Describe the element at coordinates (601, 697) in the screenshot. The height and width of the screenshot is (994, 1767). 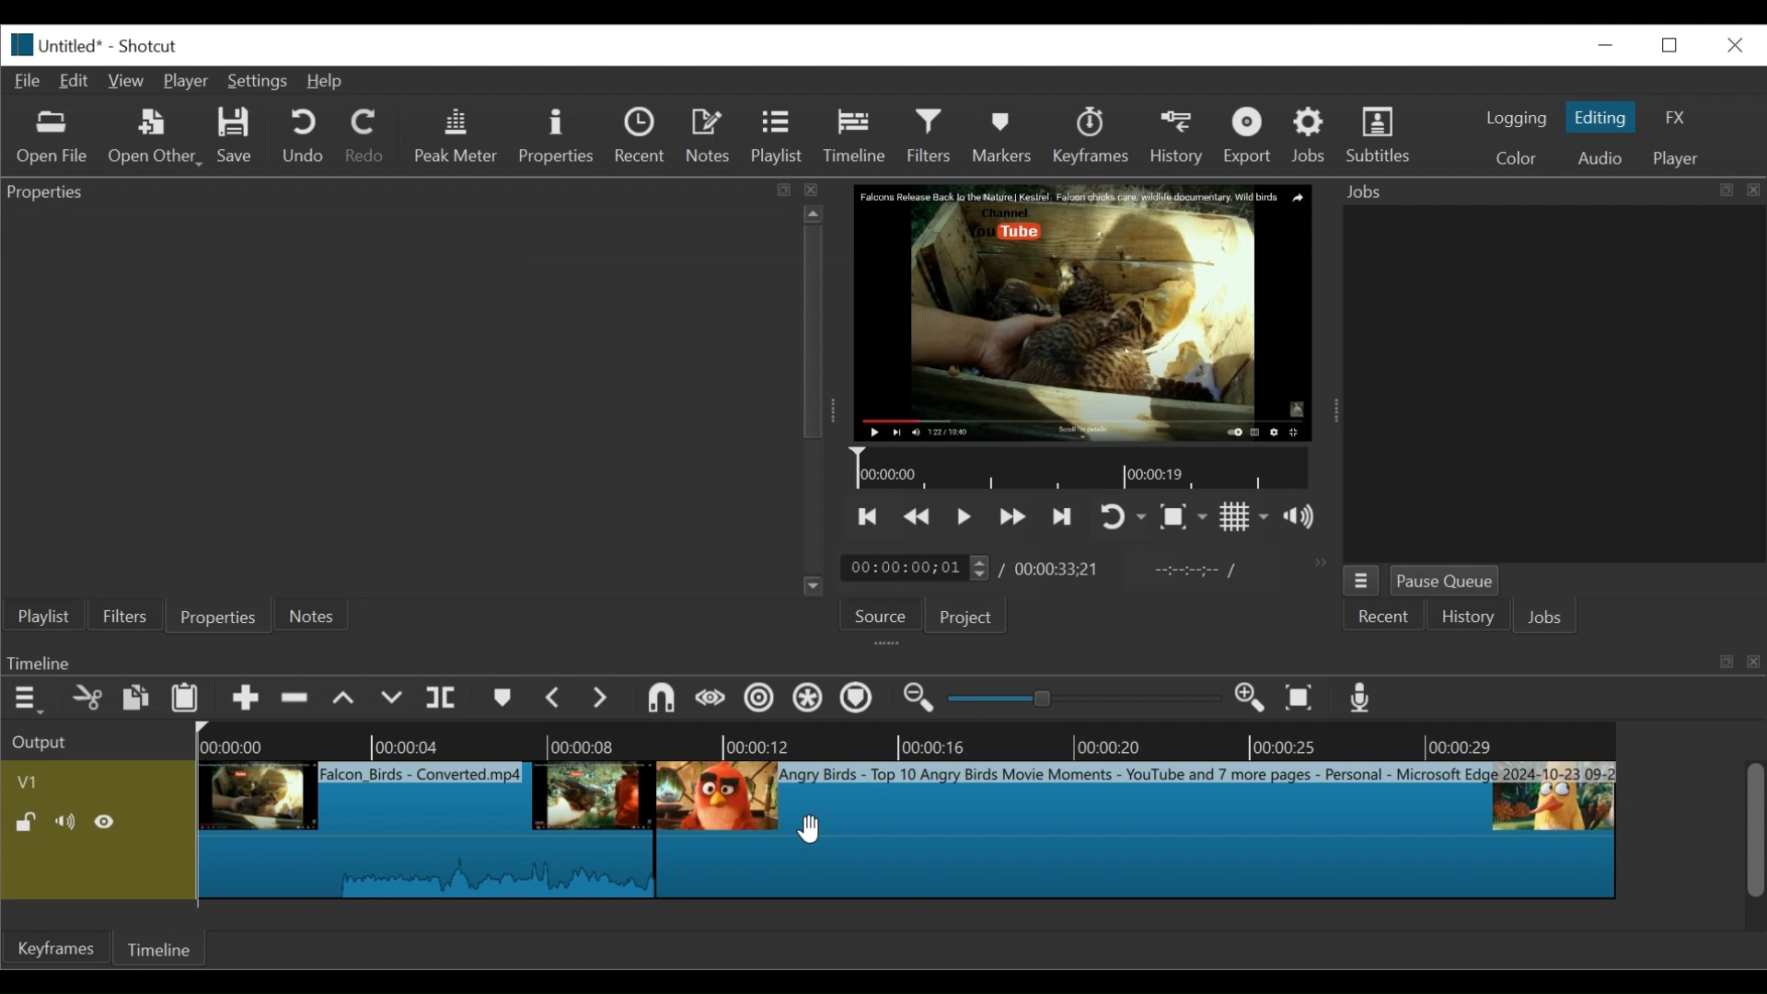
I see `Next Marker` at that location.